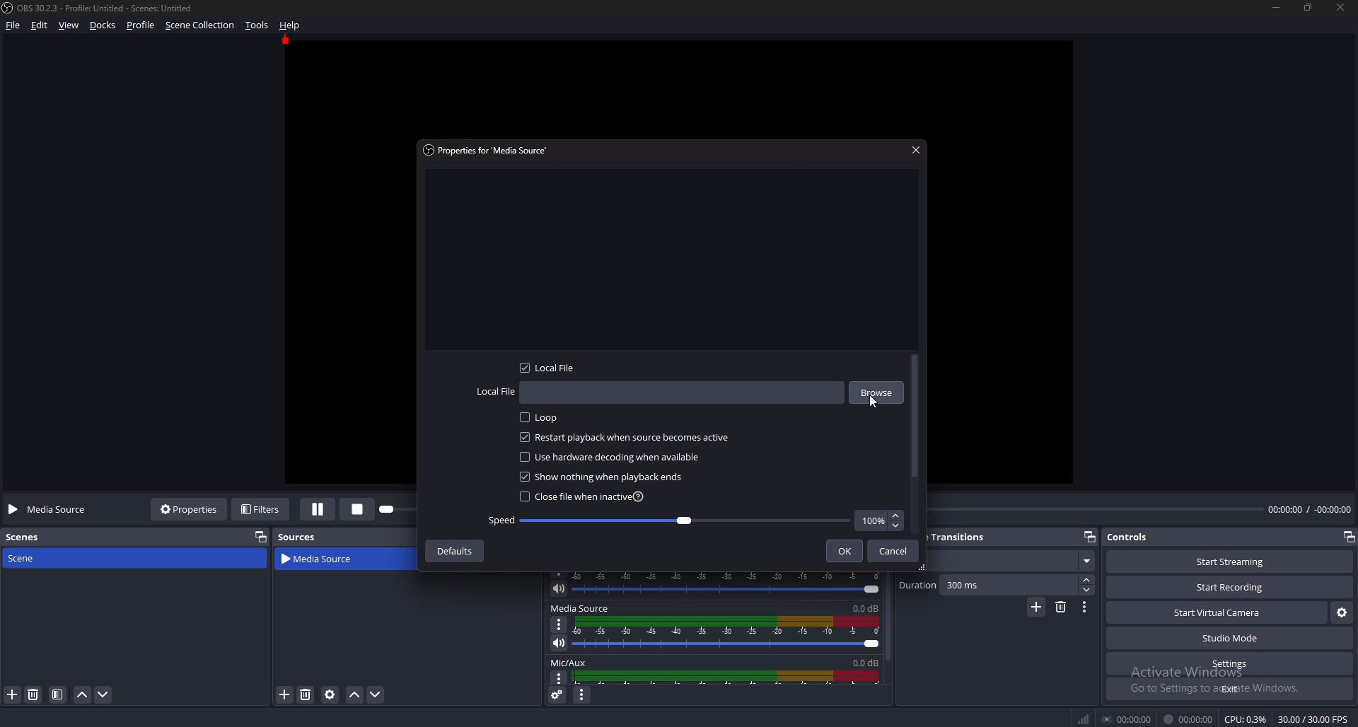  I want to click on Cancel, so click(894, 551).